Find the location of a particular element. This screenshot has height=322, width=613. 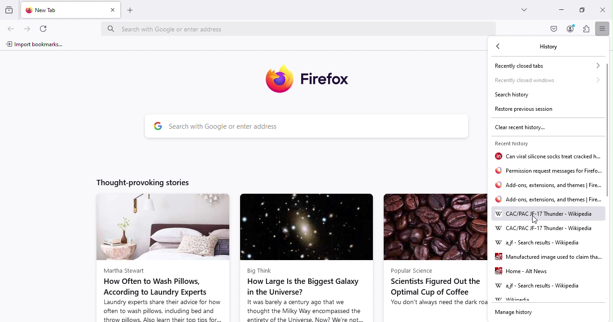

webpage link is located at coordinates (543, 214).